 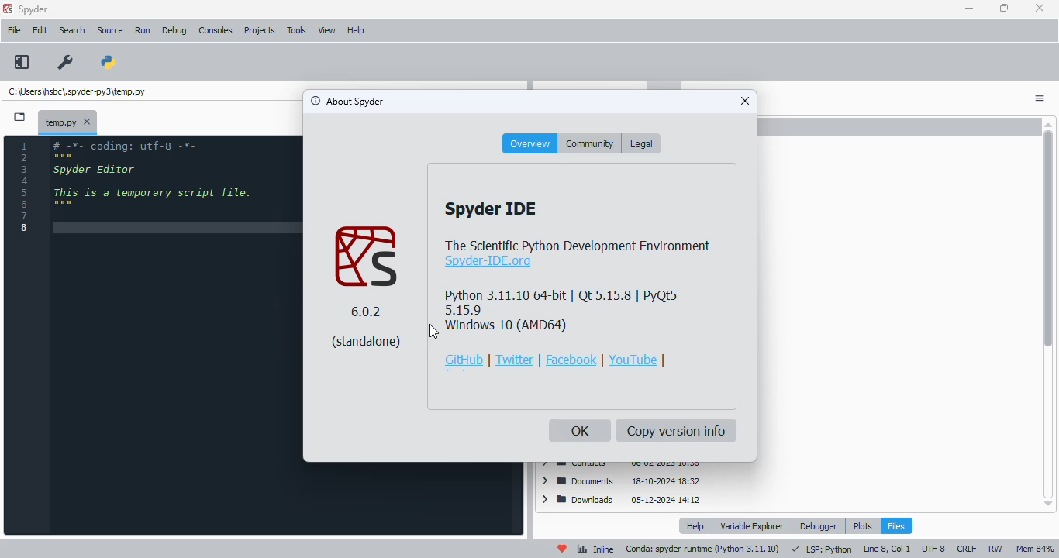 What do you see at coordinates (580, 431) in the screenshot?
I see `OK` at bounding box center [580, 431].